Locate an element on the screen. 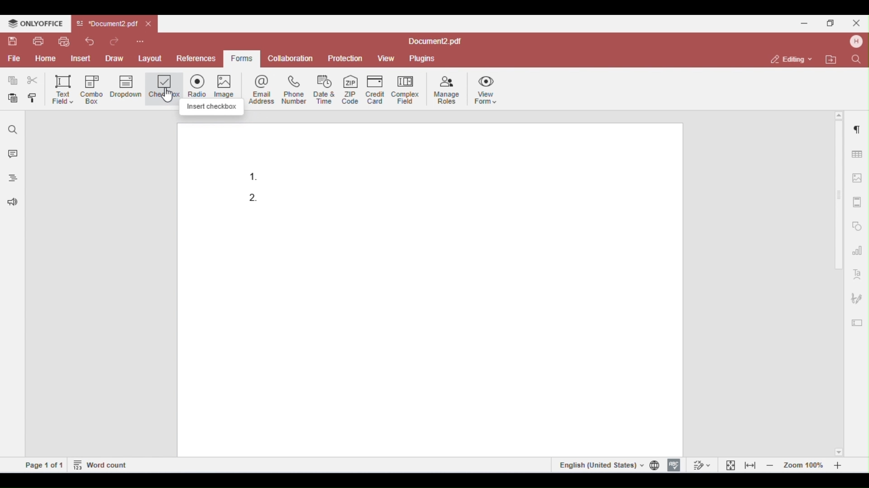 Image resolution: width=869 pixels, height=488 pixels. image settings is located at coordinates (858, 178).